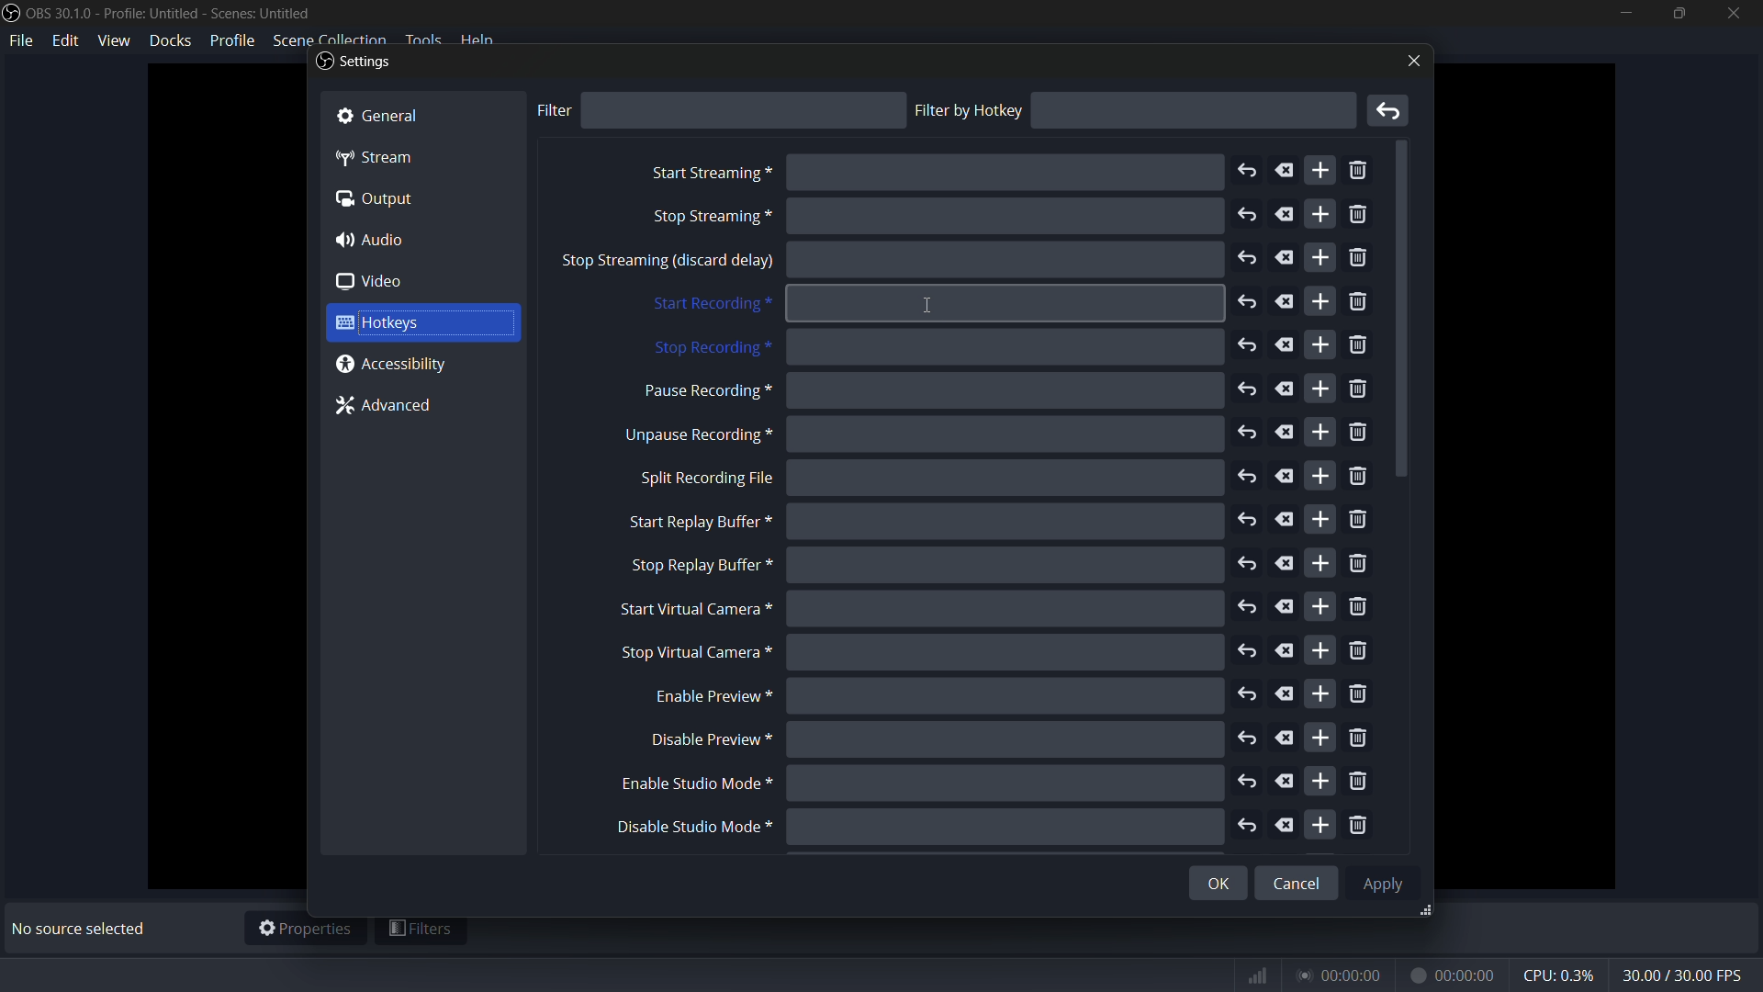  What do you see at coordinates (84, 929) in the screenshot?
I see `No source selected` at bounding box center [84, 929].